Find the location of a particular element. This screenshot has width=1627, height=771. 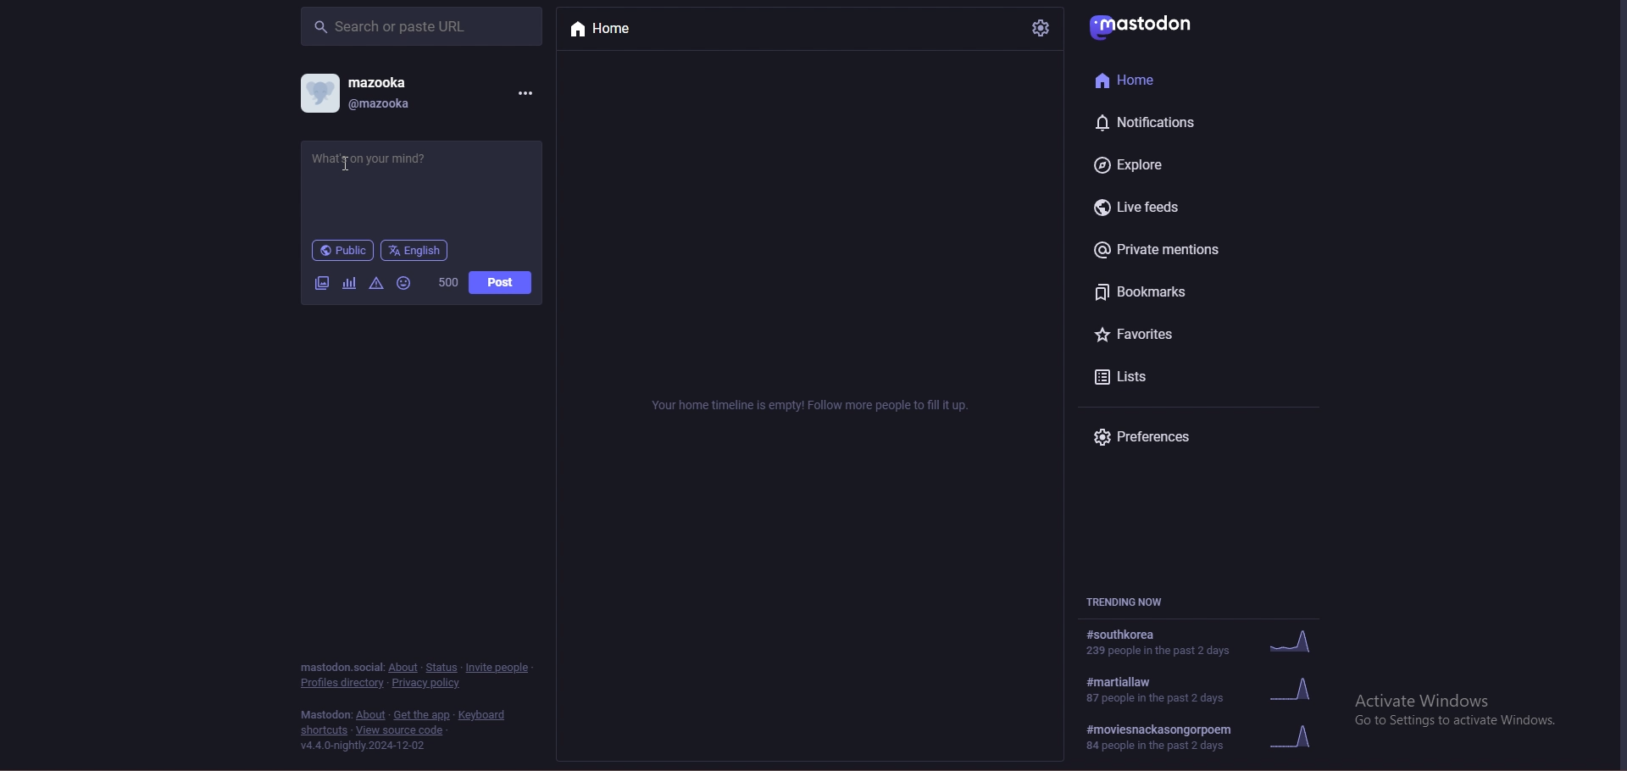

View source code is located at coordinates (1103, 1151).